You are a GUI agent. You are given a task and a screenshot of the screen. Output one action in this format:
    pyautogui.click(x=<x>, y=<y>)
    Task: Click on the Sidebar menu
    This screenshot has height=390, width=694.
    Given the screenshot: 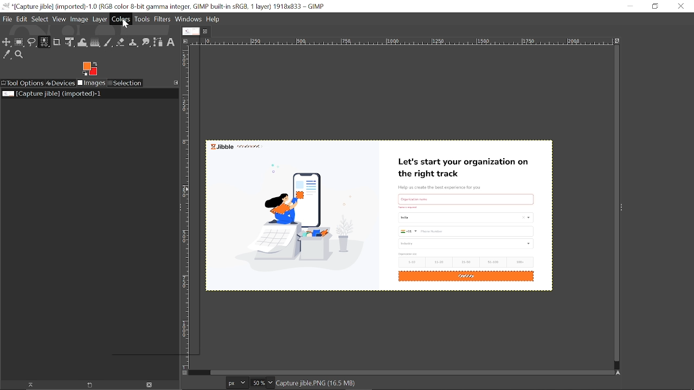 What is the action you would take?
    pyautogui.click(x=625, y=208)
    